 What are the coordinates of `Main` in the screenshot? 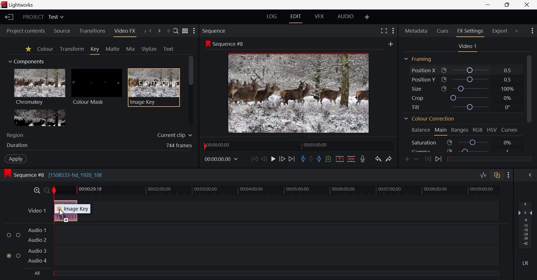 It's located at (441, 130).